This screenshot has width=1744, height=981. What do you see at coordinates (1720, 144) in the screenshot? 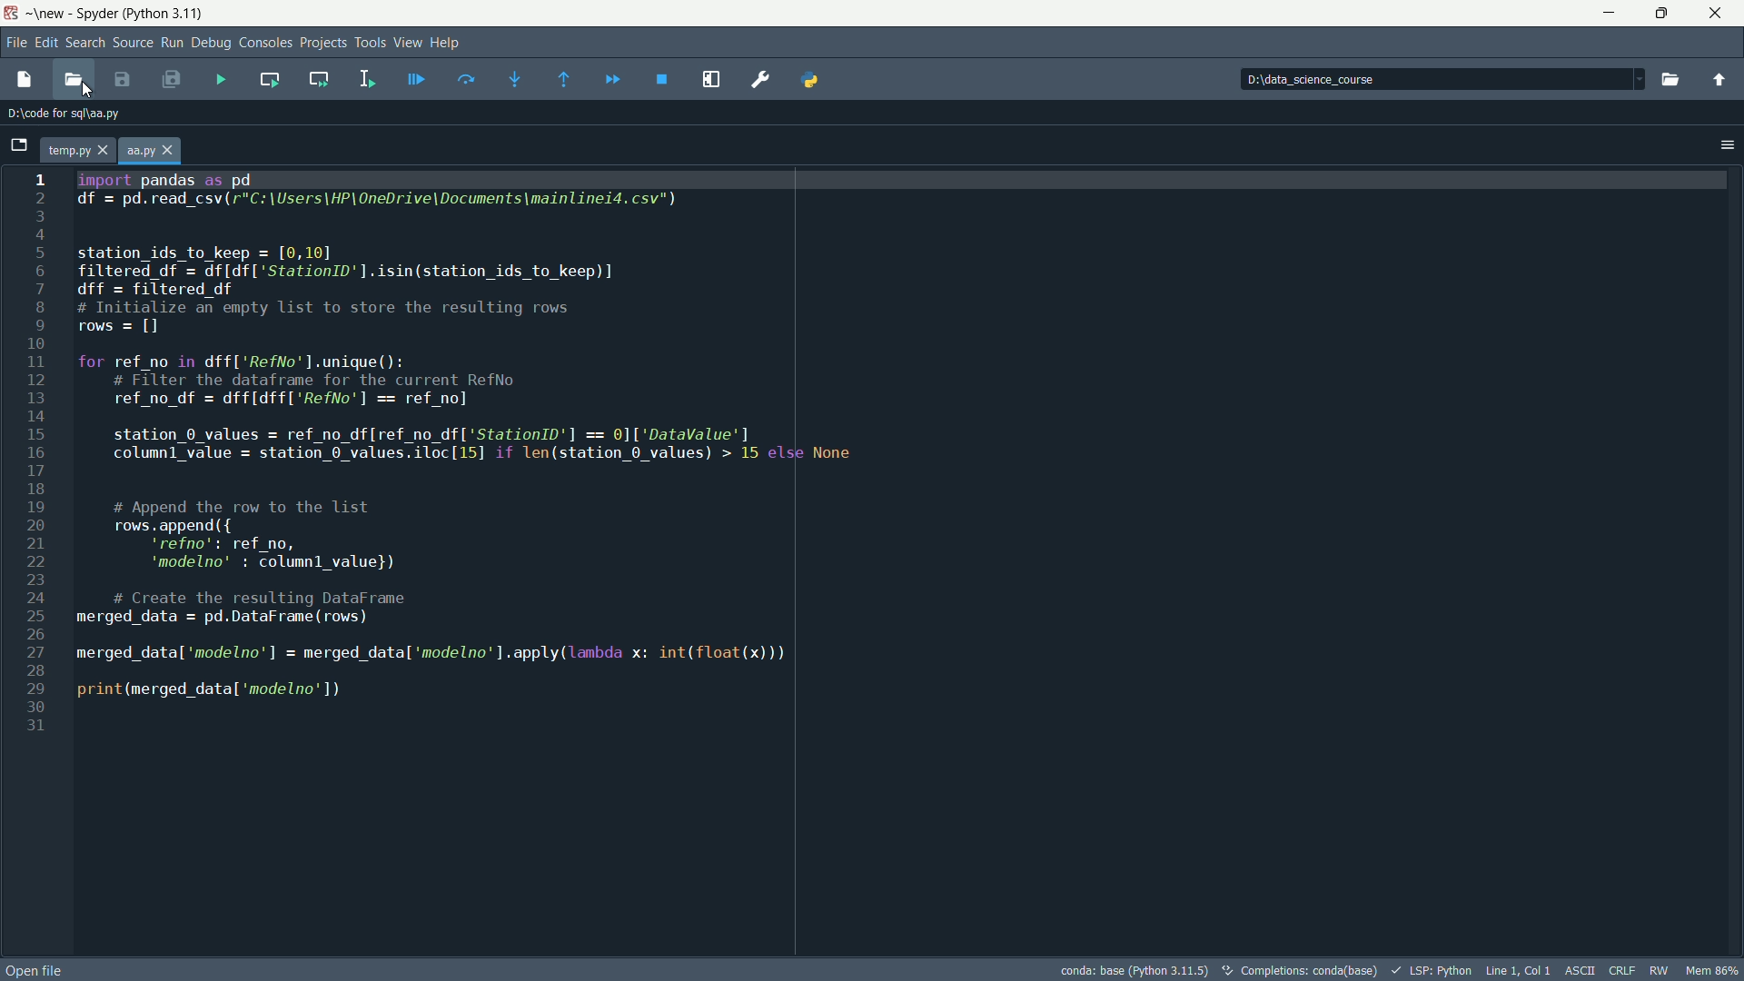
I see `options` at bounding box center [1720, 144].